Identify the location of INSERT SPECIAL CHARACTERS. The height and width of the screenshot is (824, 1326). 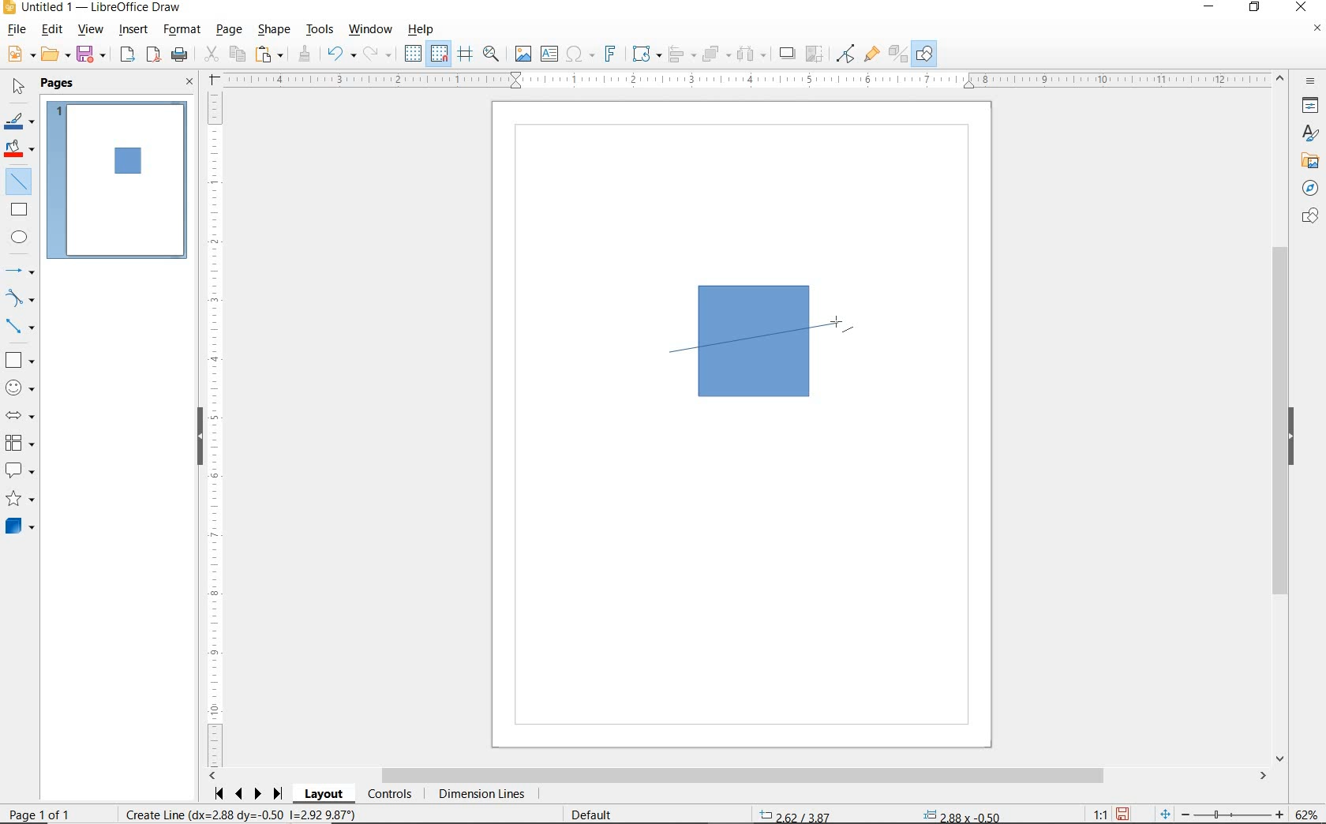
(579, 54).